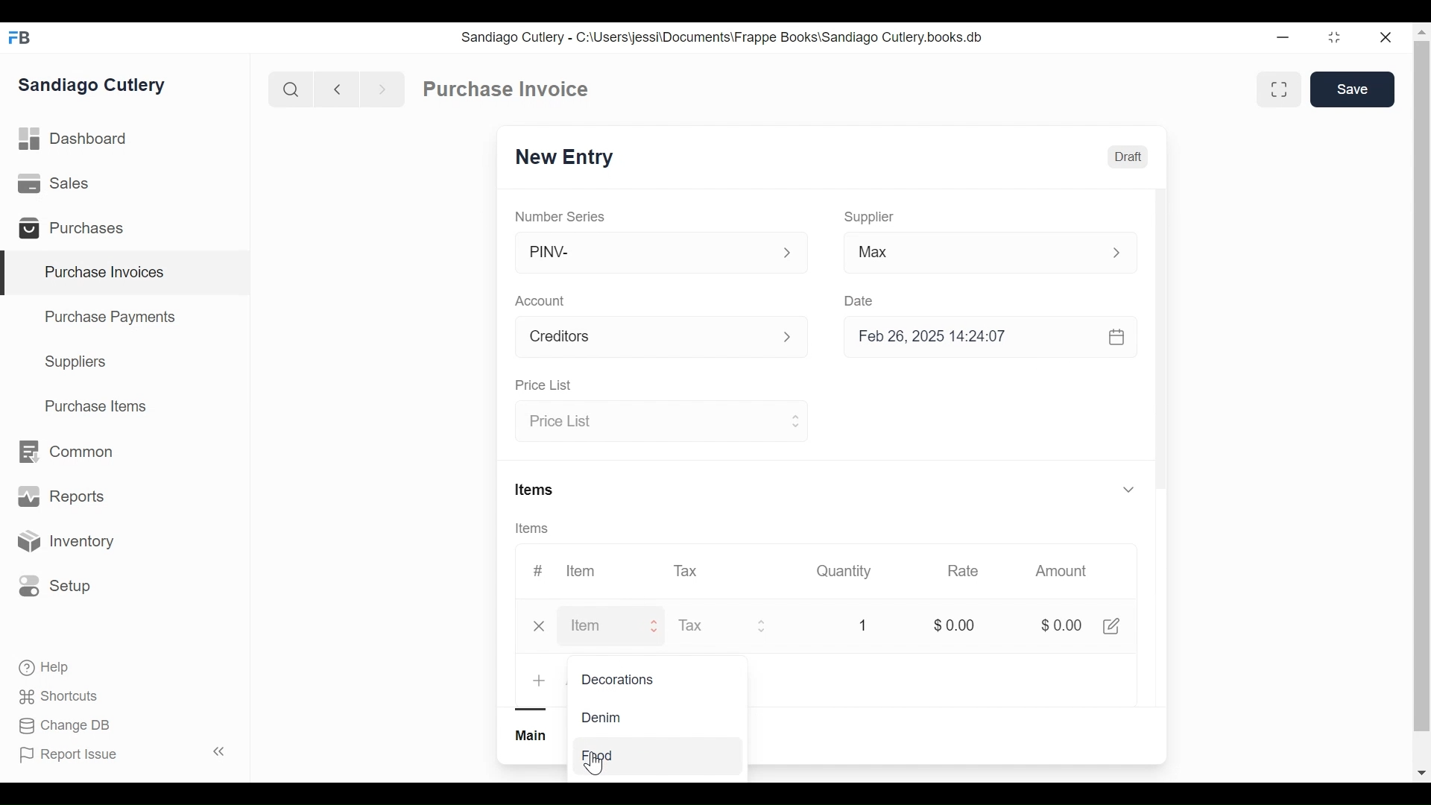 The height and width of the screenshot is (805, 1431). I want to click on Supplier, so click(870, 217).